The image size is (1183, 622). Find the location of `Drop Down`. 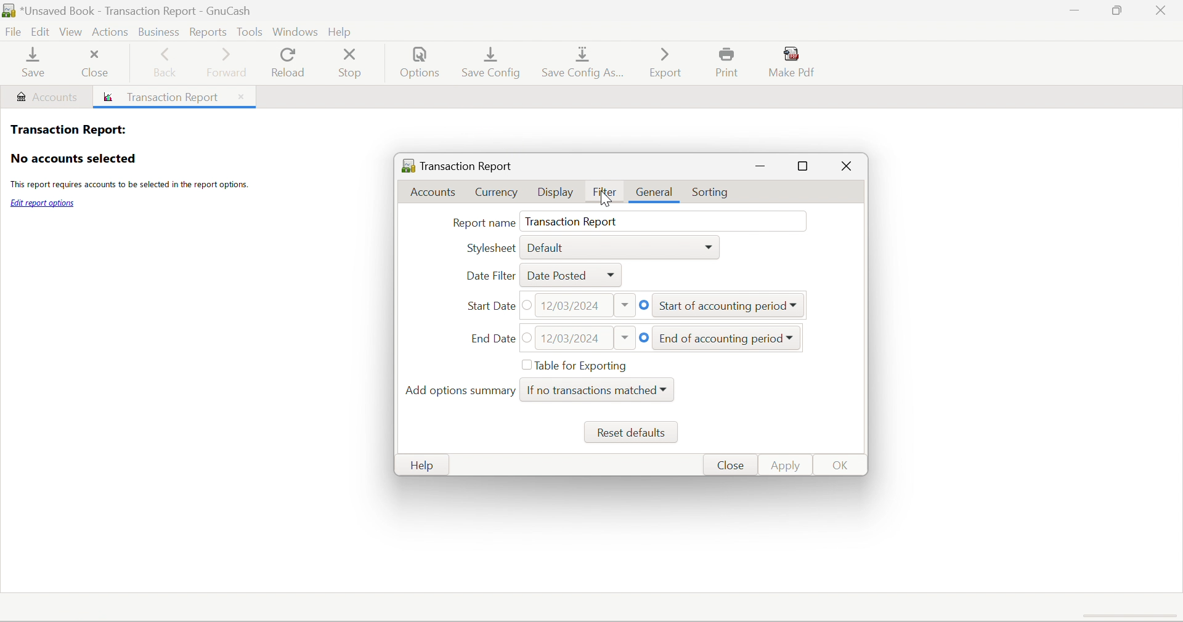

Drop Down is located at coordinates (712, 248).